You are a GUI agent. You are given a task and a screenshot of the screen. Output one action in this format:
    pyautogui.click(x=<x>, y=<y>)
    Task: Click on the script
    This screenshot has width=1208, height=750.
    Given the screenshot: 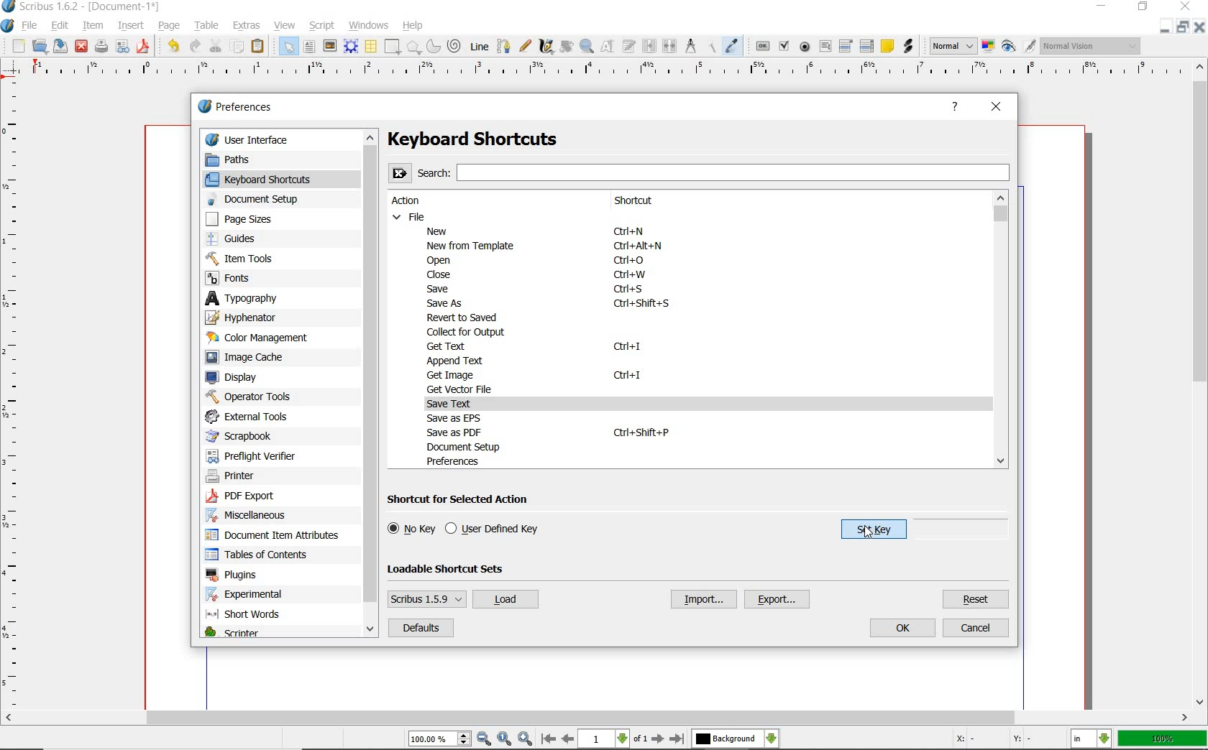 What is the action you would take?
    pyautogui.click(x=324, y=26)
    